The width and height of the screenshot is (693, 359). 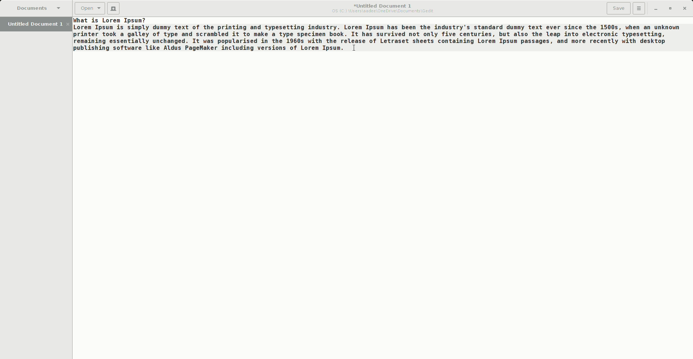 I want to click on Save, so click(x=619, y=8).